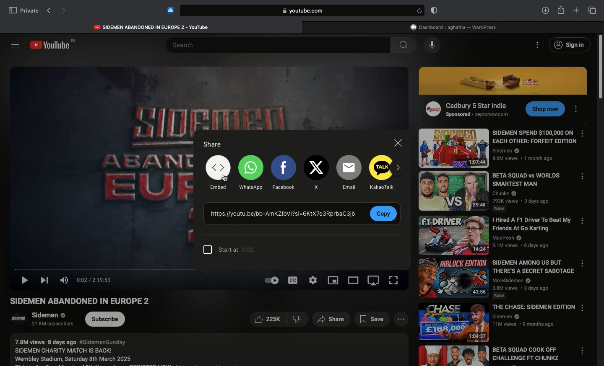 This screenshot has width=604, height=366. I want to click on Video name, so click(495, 192).